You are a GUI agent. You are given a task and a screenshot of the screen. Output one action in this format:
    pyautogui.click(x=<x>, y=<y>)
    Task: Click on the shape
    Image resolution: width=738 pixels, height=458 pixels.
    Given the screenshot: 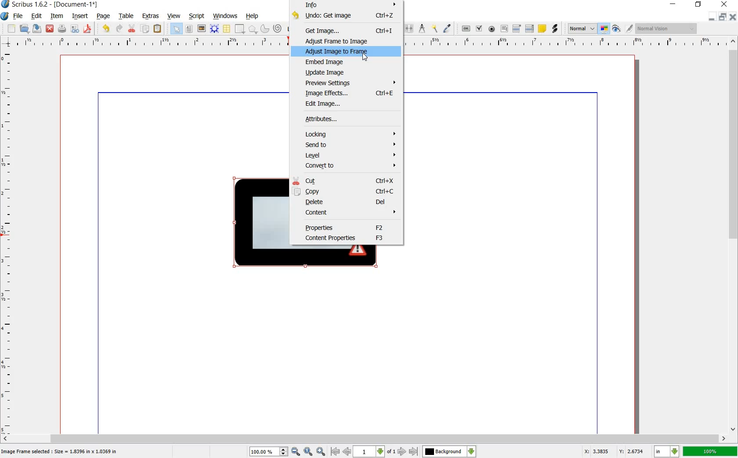 What is the action you would take?
    pyautogui.click(x=315, y=257)
    